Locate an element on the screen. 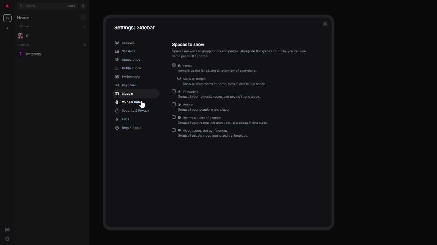 This screenshot has width=437, height=245. threads is located at coordinates (7, 228).